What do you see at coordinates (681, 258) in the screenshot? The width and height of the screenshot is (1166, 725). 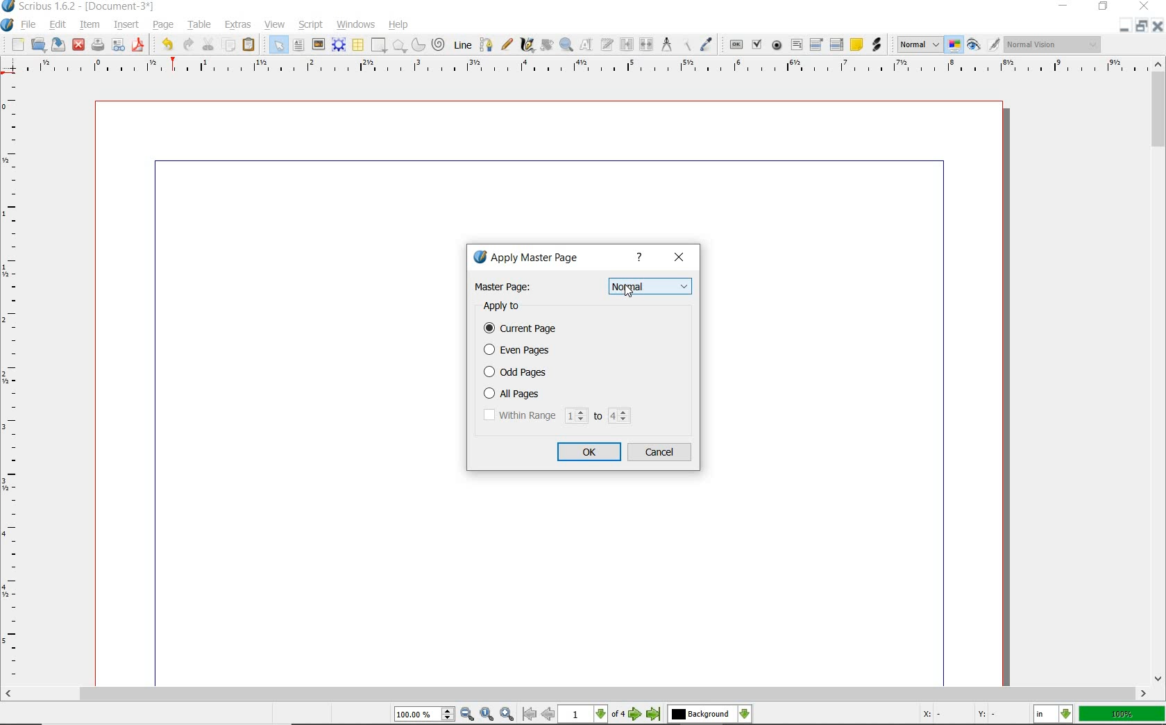 I see `close` at bounding box center [681, 258].